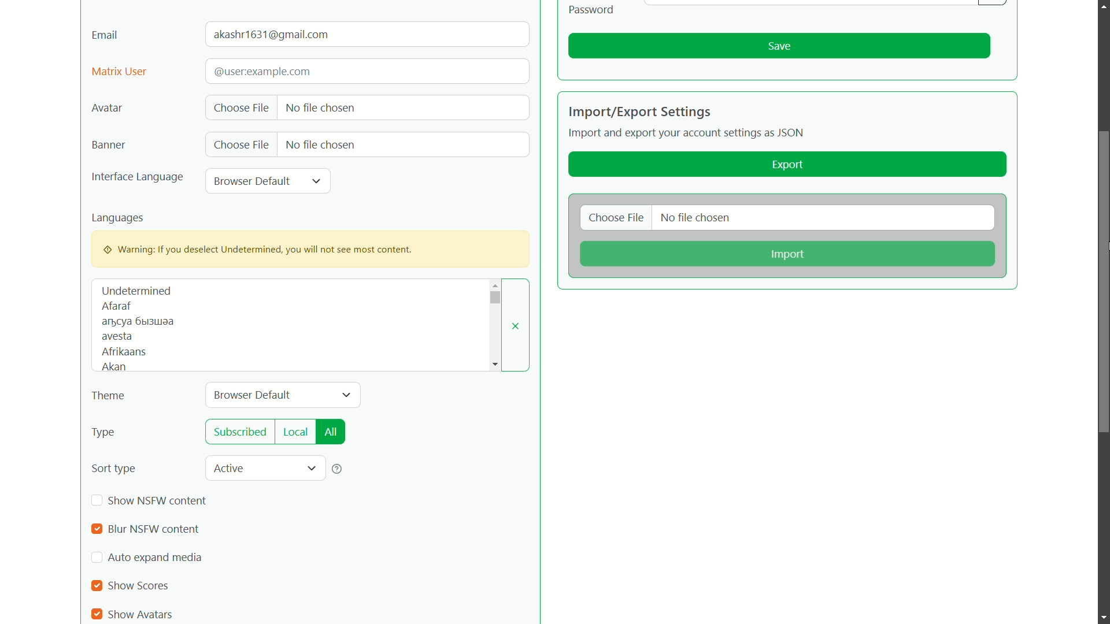  What do you see at coordinates (119, 72) in the screenshot?
I see `matrix user` at bounding box center [119, 72].